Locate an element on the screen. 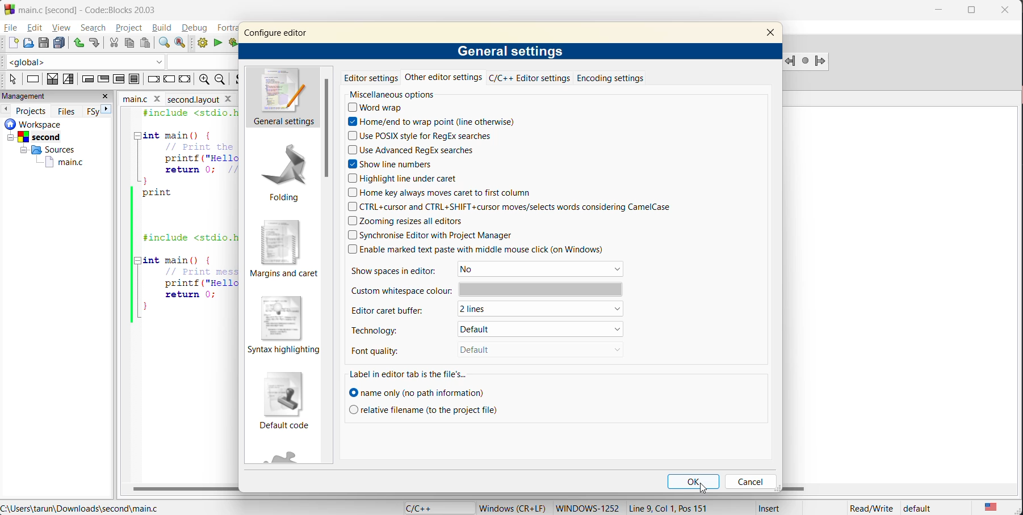 Image resolution: width=1023 pixels, height=515 pixels. previous is located at coordinates (7, 109).